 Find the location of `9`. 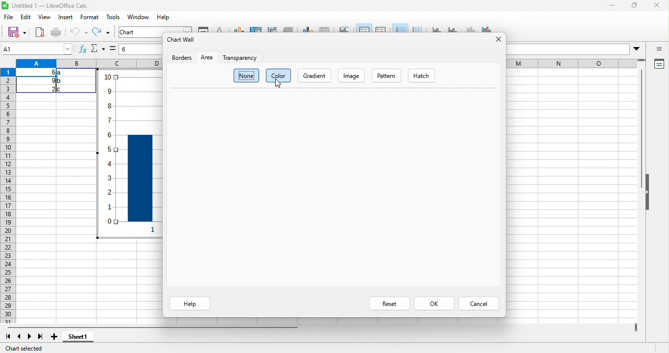

9 is located at coordinates (51, 81).